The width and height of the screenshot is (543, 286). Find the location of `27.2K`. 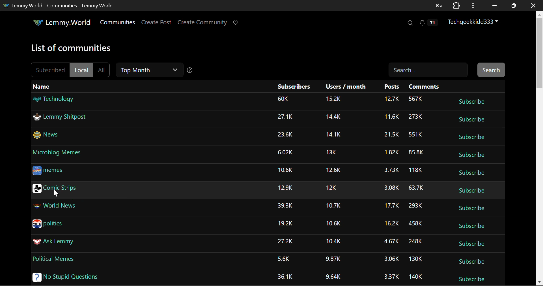

27.2K is located at coordinates (285, 242).